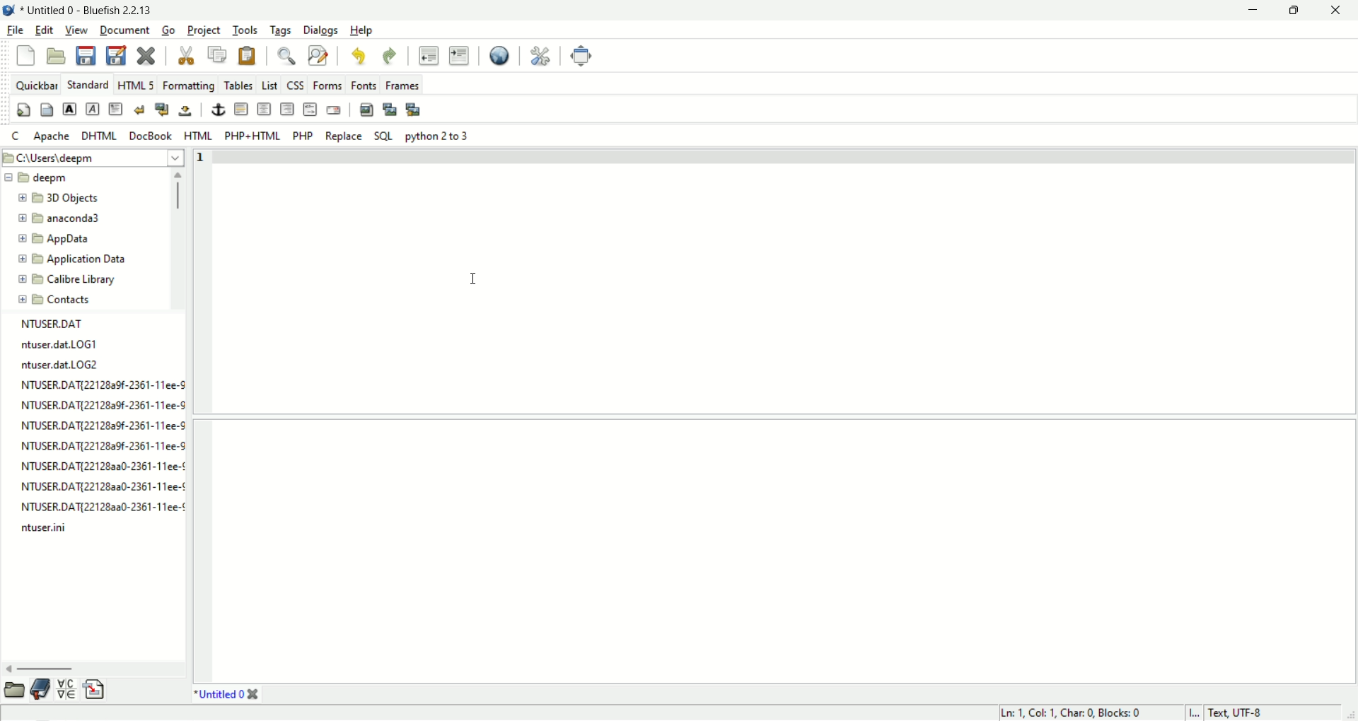 This screenshot has height=721, width=1358. What do you see at coordinates (57, 56) in the screenshot?
I see `open file` at bounding box center [57, 56].